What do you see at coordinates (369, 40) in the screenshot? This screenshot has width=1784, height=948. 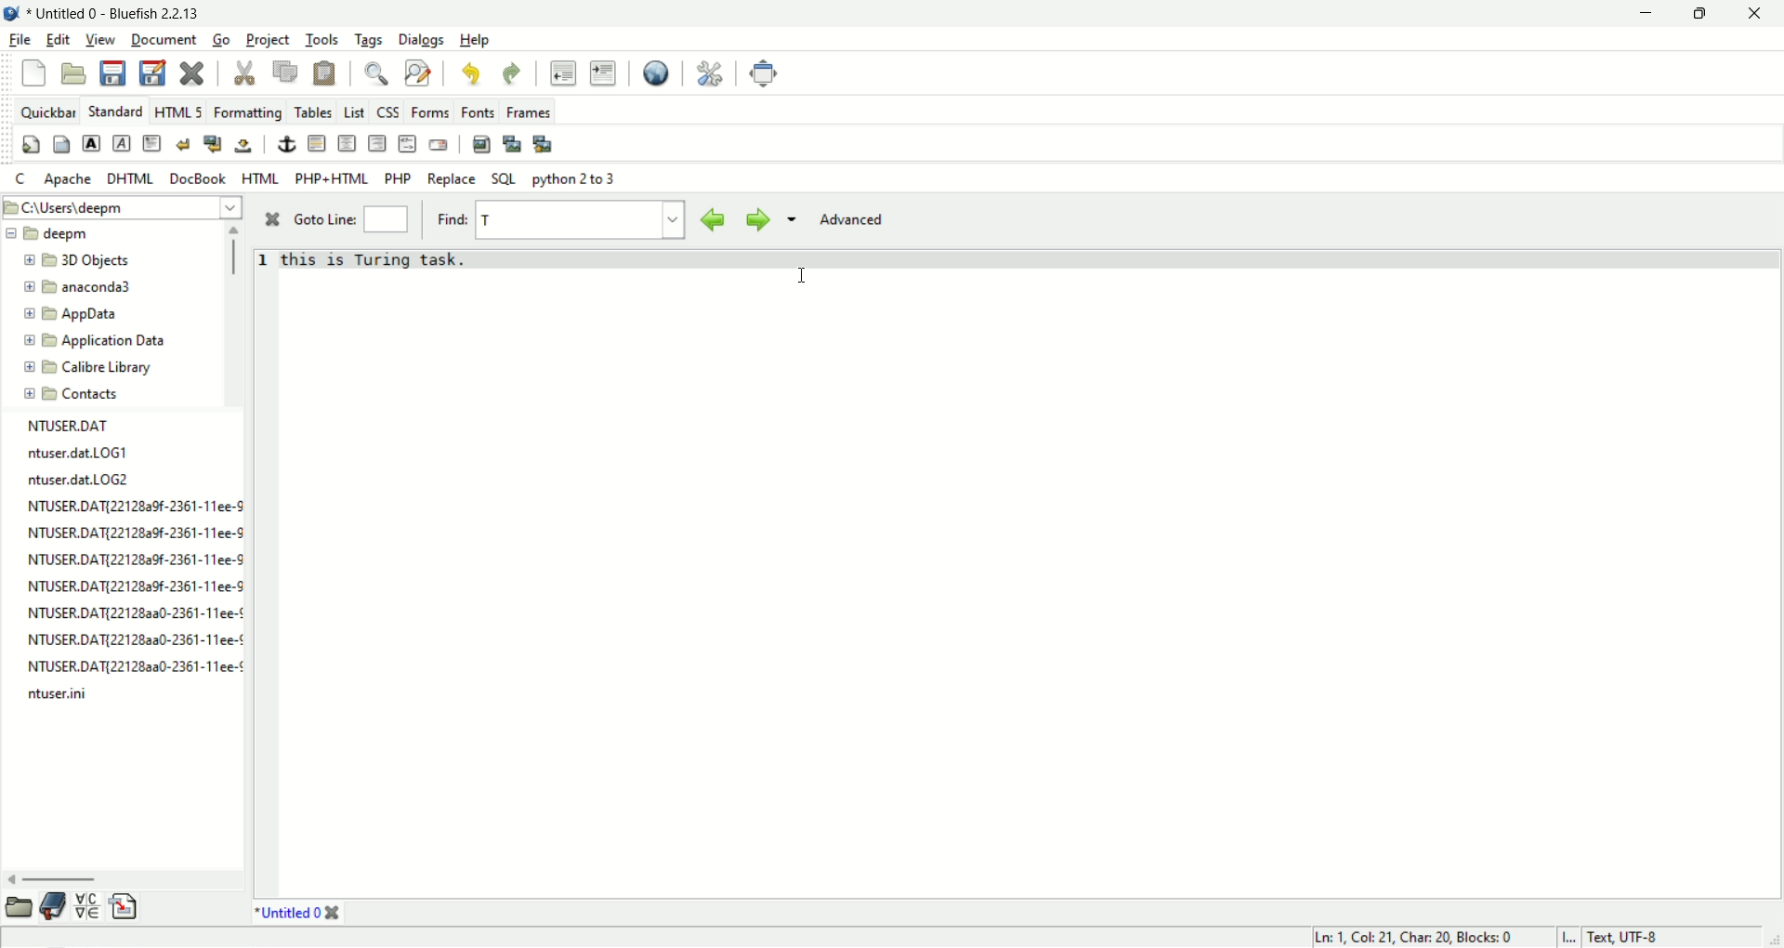 I see `tags` at bounding box center [369, 40].